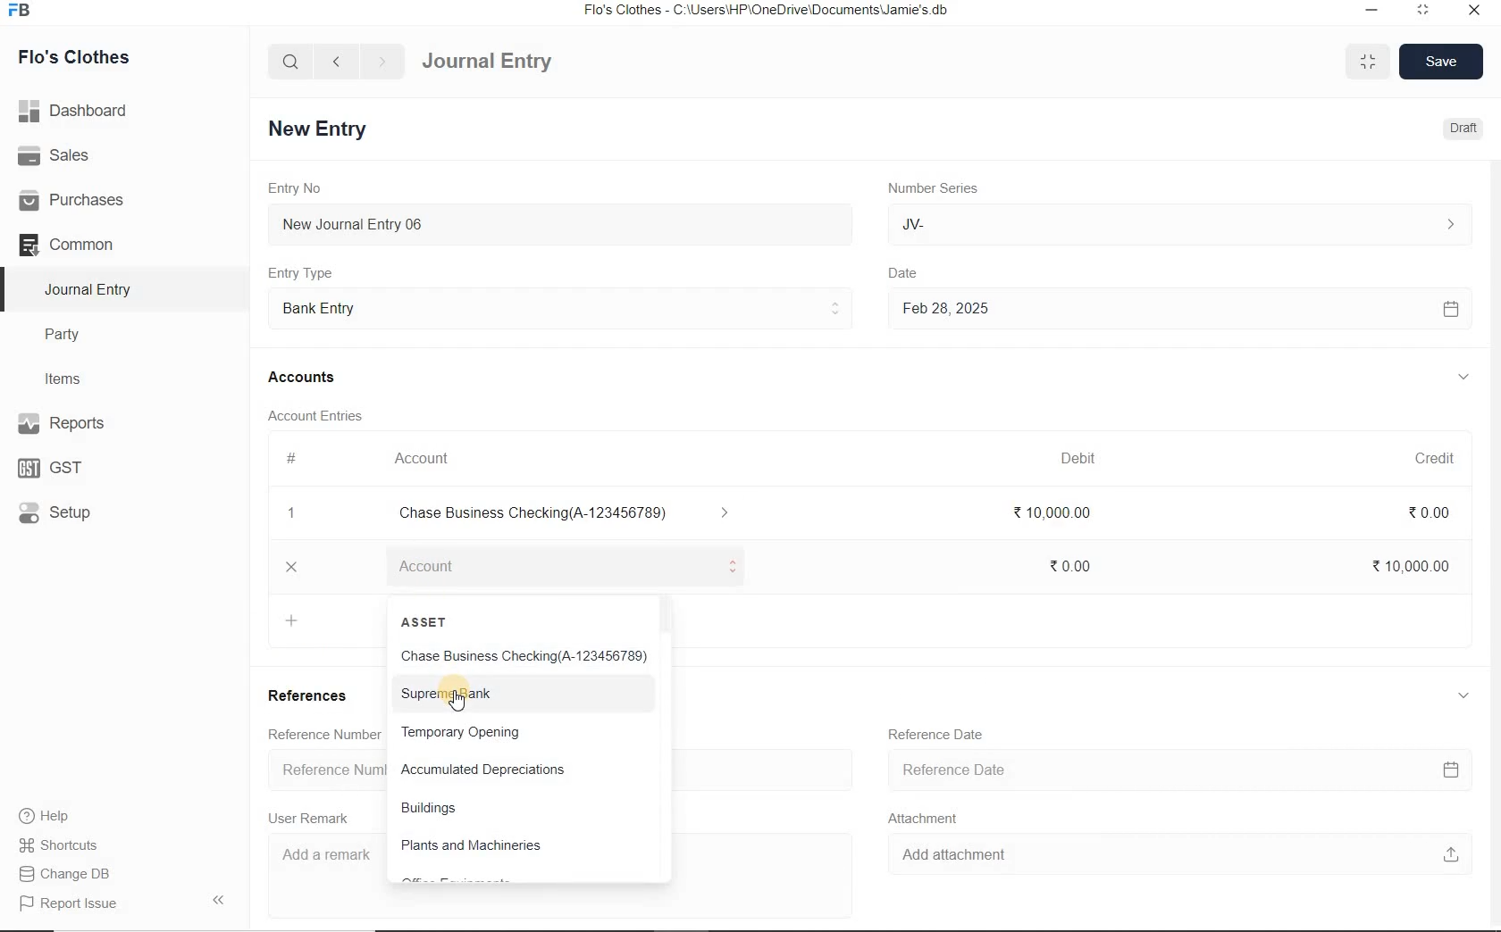  I want to click on Report Issue, so click(68, 903).